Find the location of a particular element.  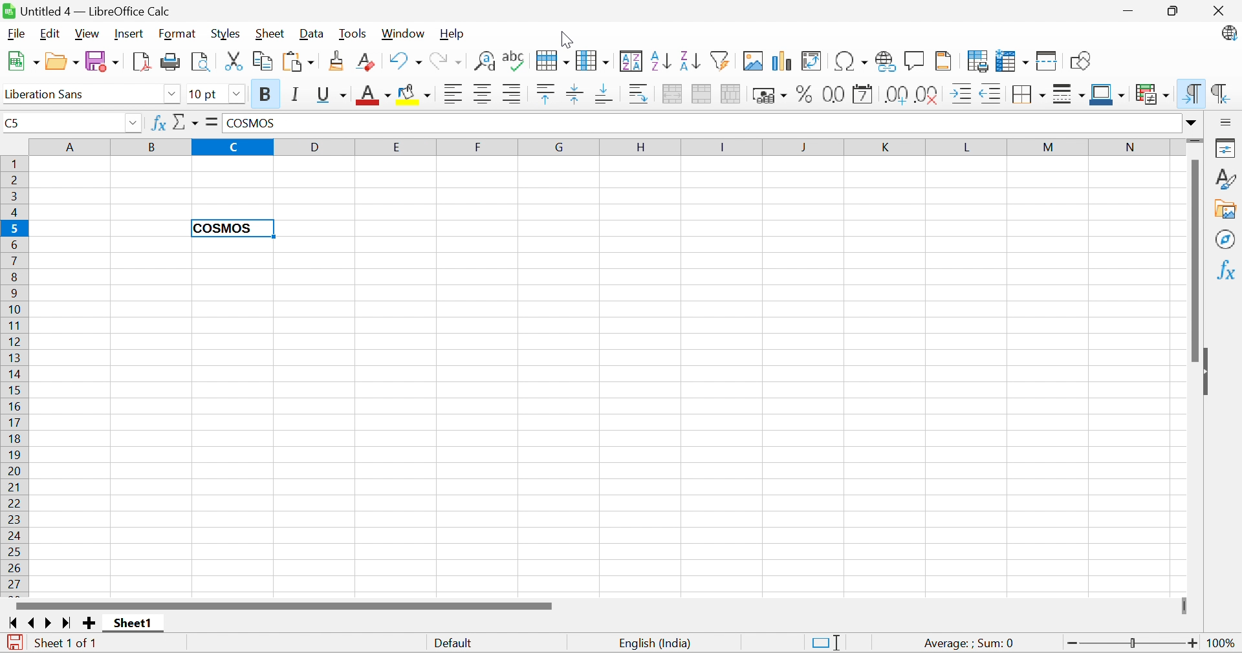

bold text is located at coordinates (224, 229).